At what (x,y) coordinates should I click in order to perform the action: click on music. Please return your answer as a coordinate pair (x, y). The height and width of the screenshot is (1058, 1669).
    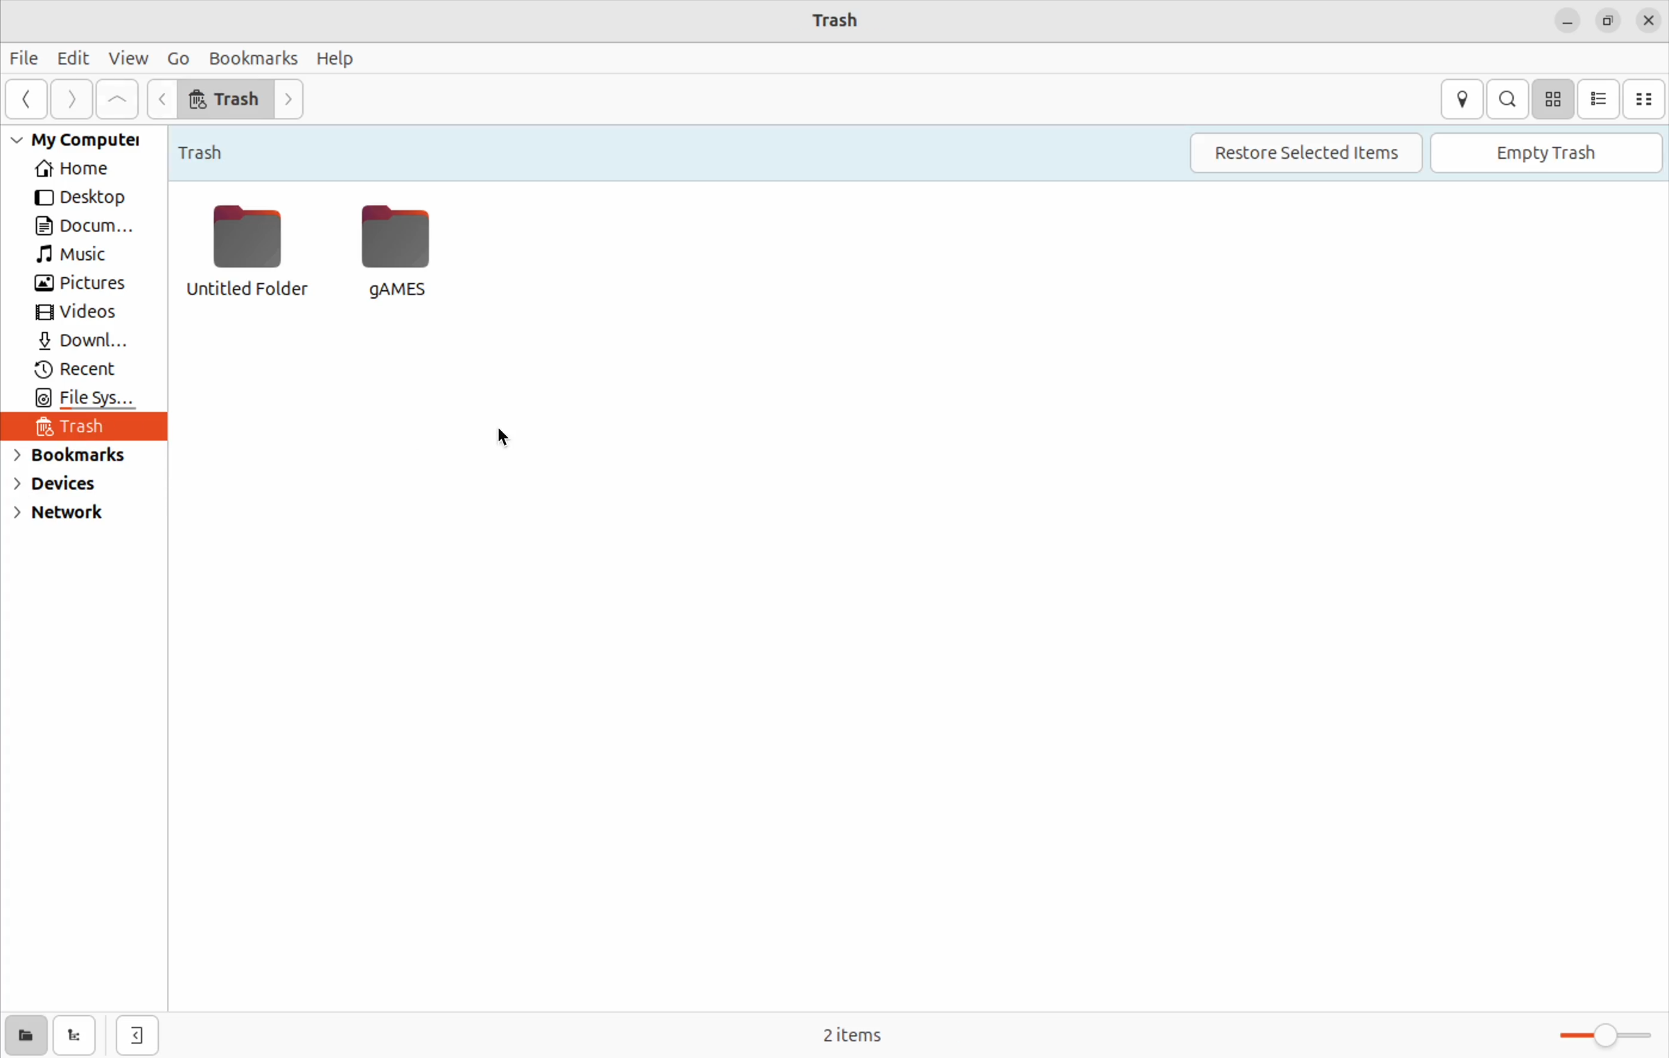
    Looking at the image, I should click on (80, 257).